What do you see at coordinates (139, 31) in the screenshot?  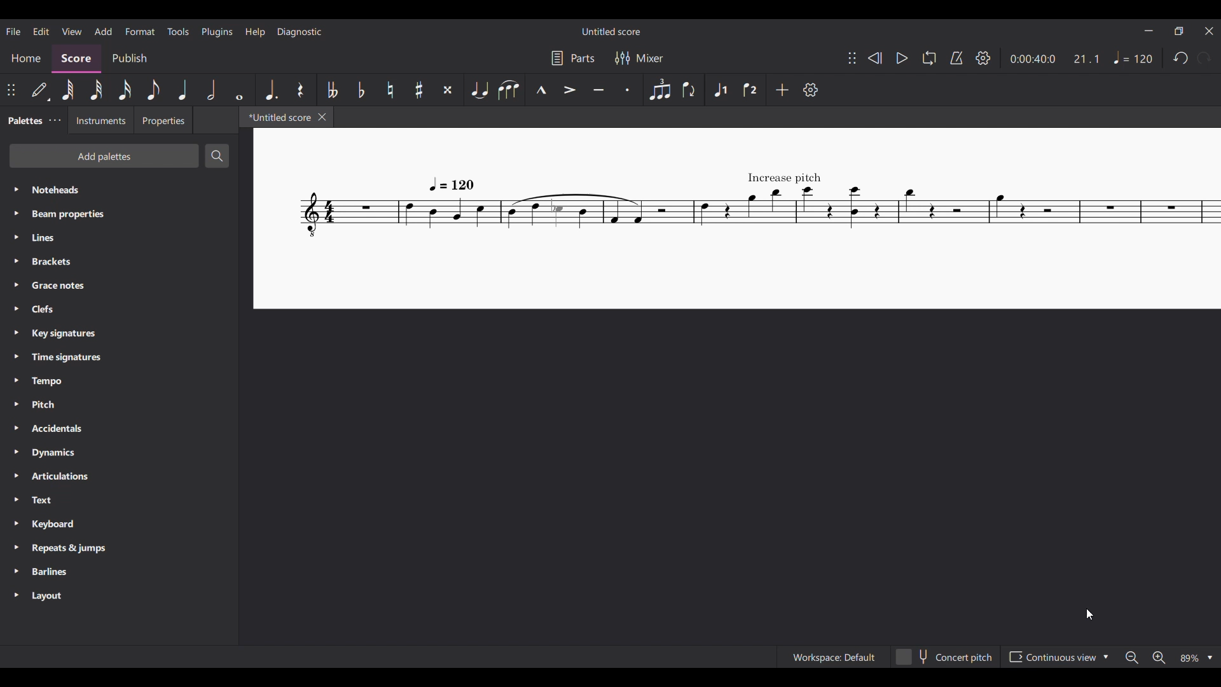 I see `Format menu` at bounding box center [139, 31].